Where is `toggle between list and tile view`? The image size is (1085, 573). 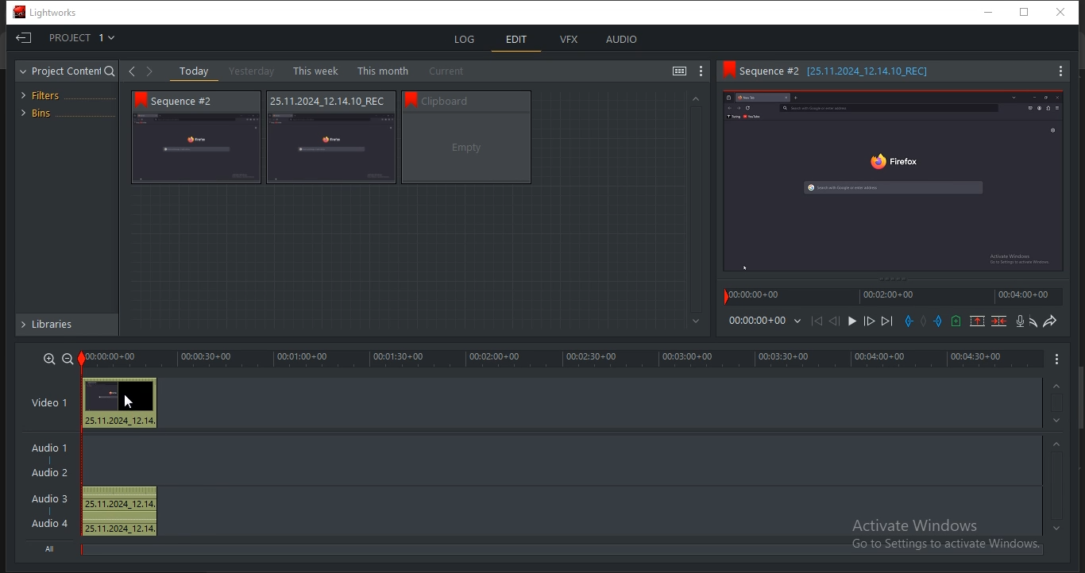
toggle between list and tile view is located at coordinates (680, 71).